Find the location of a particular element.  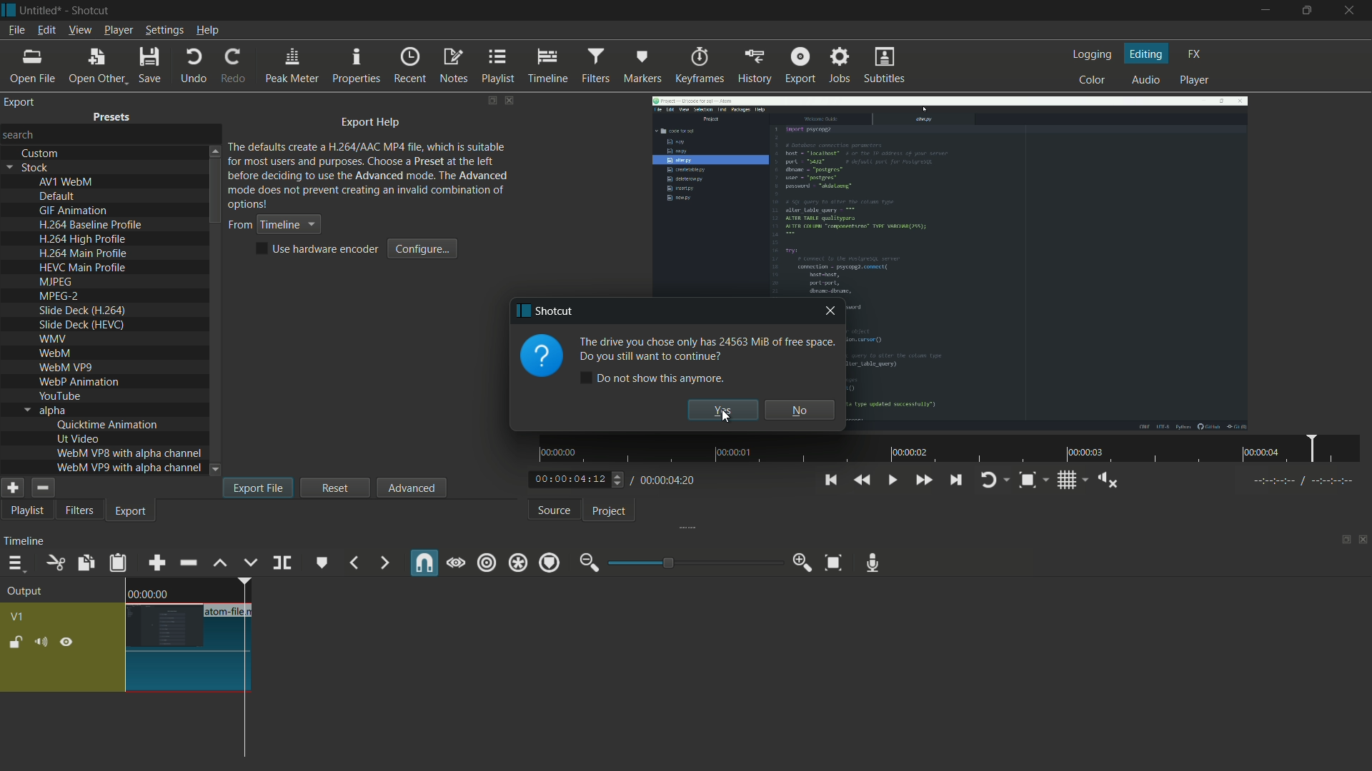

do not show this anymore is located at coordinates (655, 378).